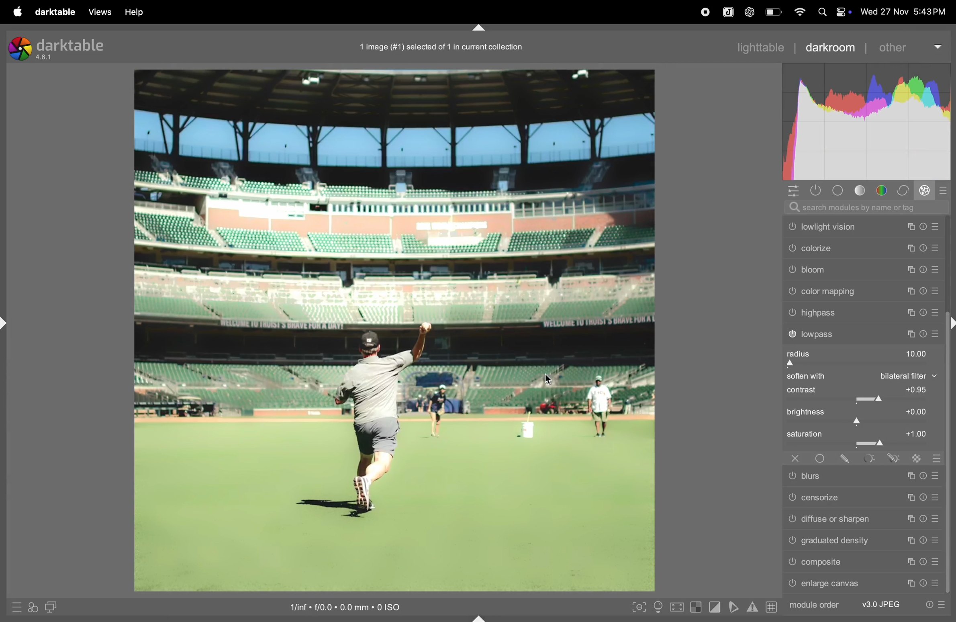 This screenshot has height=622, width=956. I want to click on dark table version, so click(57, 47).